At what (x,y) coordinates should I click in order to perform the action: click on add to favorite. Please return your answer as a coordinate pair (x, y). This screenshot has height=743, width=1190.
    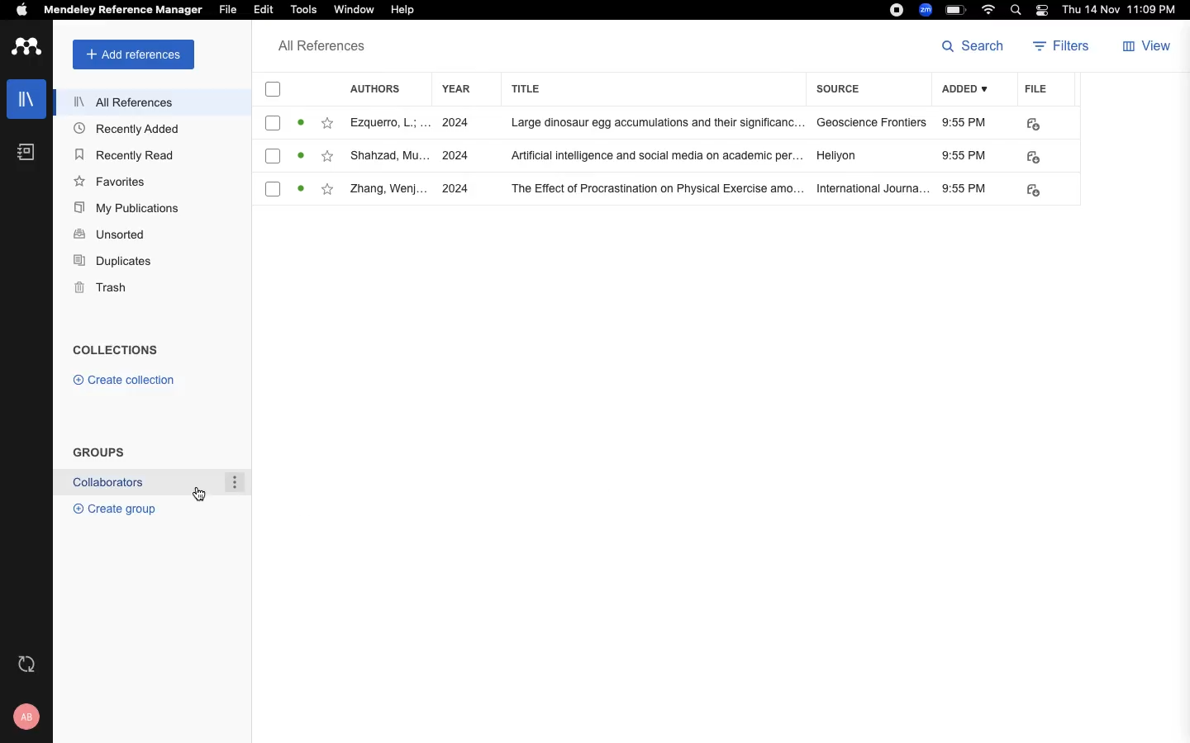
    Looking at the image, I should click on (328, 157).